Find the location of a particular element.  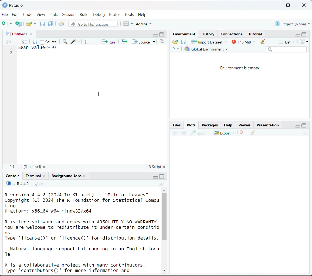

addins is located at coordinates (145, 24).